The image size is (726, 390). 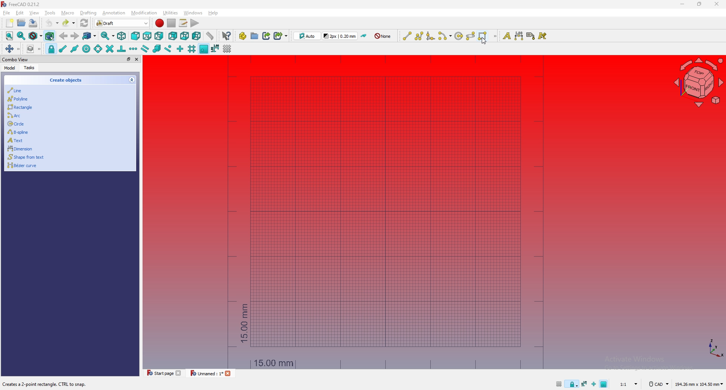 What do you see at coordinates (430, 36) in the screenshot?
I see `fillet` at bounding box center [430, 36].